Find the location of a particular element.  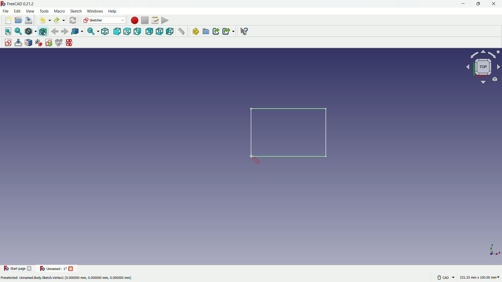

bottom view is located at coordinates (160, 32).